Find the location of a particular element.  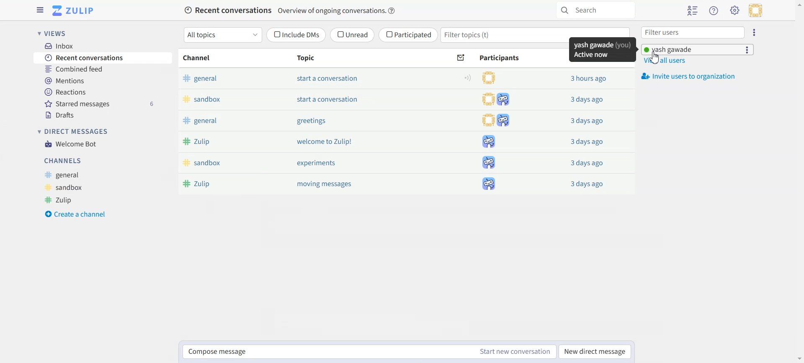

start a conversation is located at coordinates (335, 81).